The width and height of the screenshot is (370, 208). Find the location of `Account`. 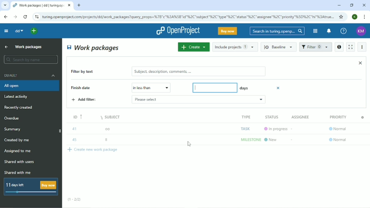

Account is located at coordinates (361, 31).